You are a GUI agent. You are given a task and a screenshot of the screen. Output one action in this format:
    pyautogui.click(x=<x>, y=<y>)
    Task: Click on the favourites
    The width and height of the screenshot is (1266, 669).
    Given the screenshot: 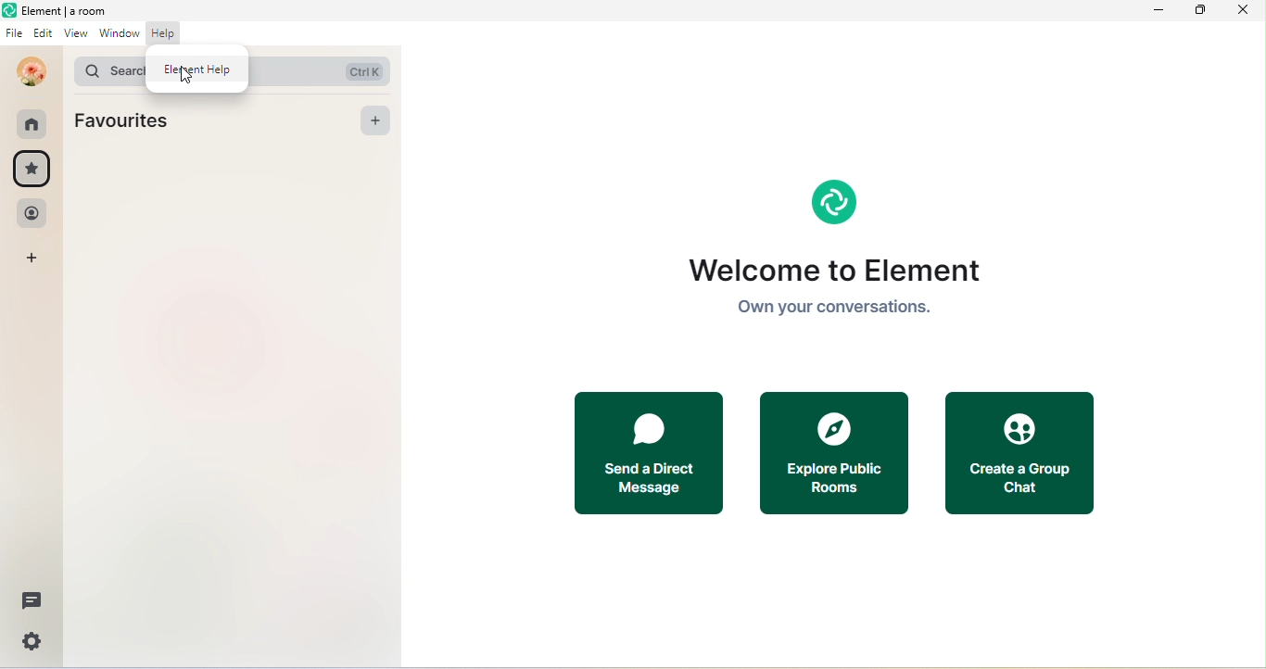 What is the action you would take?
    pyautogui.click(x=127, y=120)
    